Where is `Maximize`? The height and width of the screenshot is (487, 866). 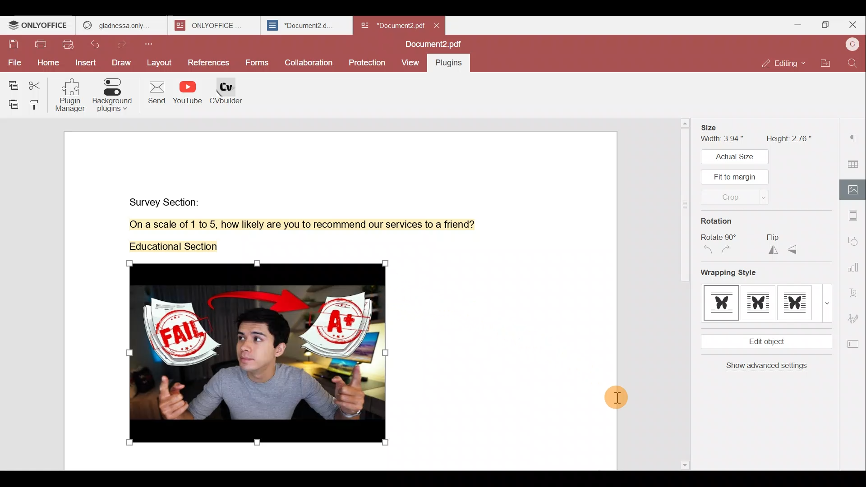
Maximize is located at coordinates (825, 26).